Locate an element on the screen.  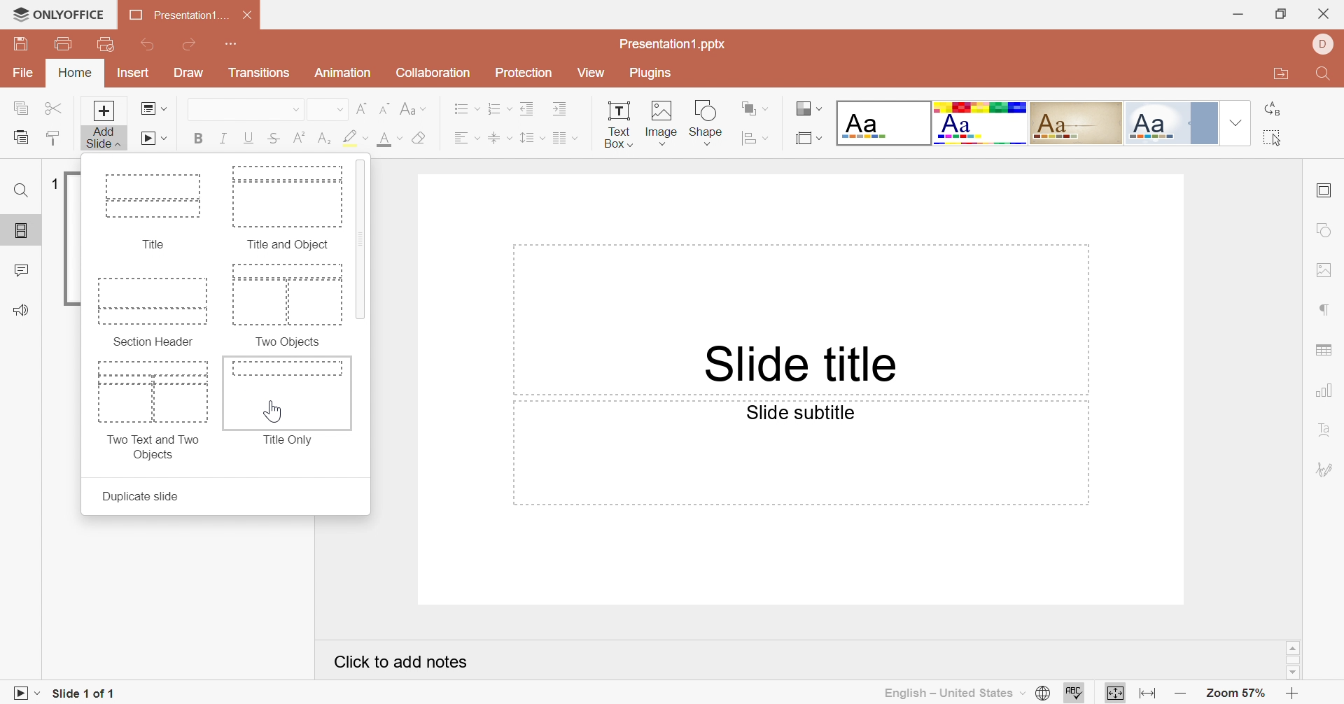
Increase Indent is located at coordinates (561, 109).